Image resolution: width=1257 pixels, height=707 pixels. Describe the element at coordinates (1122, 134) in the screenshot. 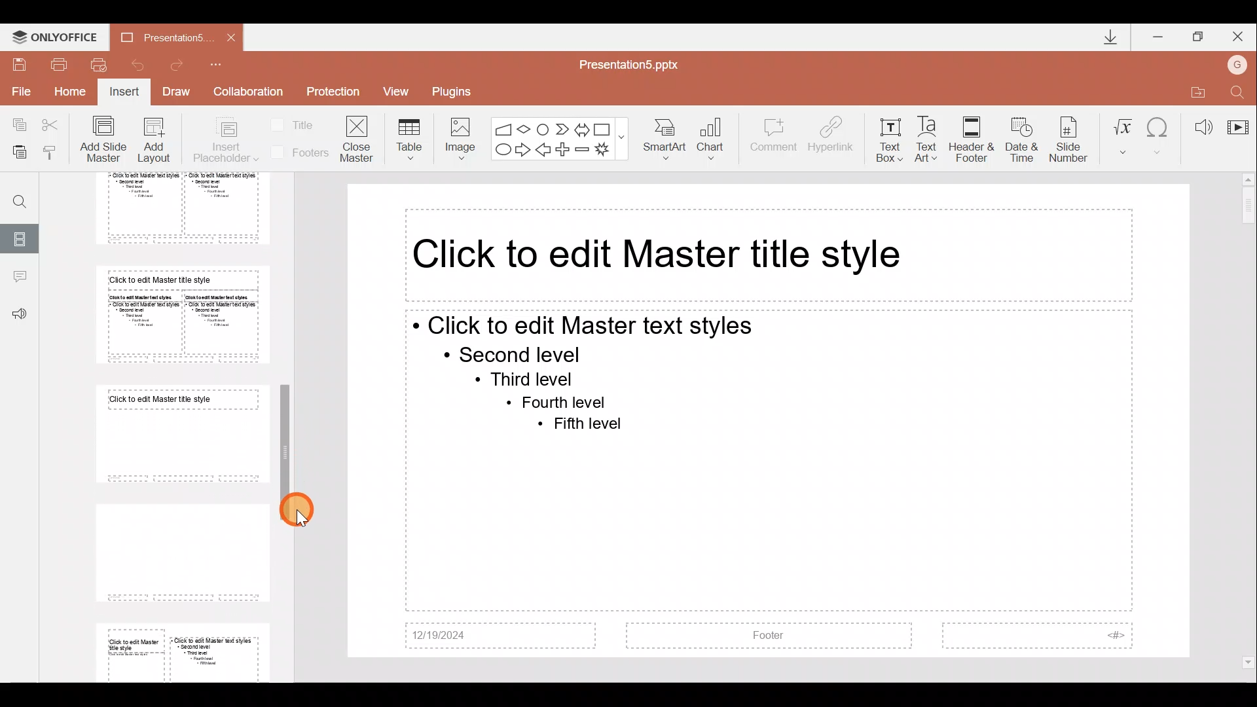

I see `Equation` at that location.